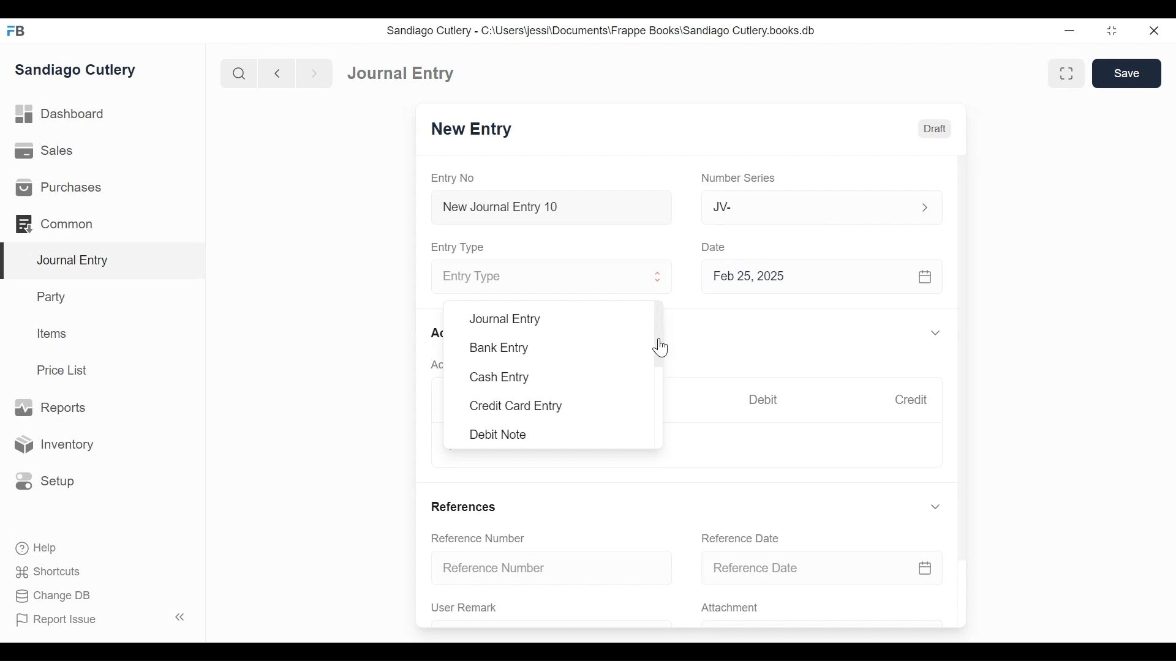 This screenshot has width=1176, height=661. What do you see at coordinates (659, 278) in the screenshot?
I see `Expand` at bounding box center [659, 278].